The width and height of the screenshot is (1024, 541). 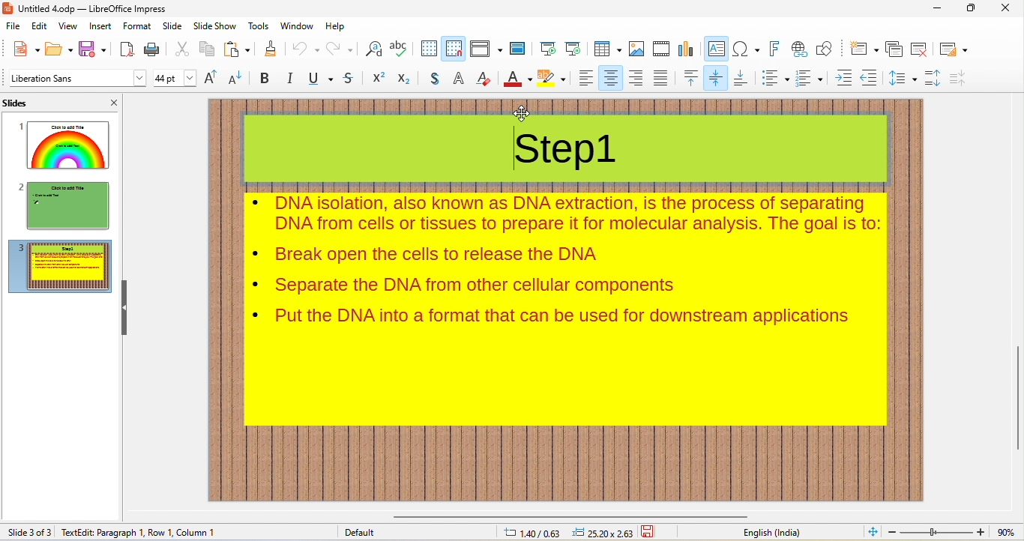 What do you see at coordinates (380, 78) in the screenshot?
I see `superscript` at bounding box center [380, 78].